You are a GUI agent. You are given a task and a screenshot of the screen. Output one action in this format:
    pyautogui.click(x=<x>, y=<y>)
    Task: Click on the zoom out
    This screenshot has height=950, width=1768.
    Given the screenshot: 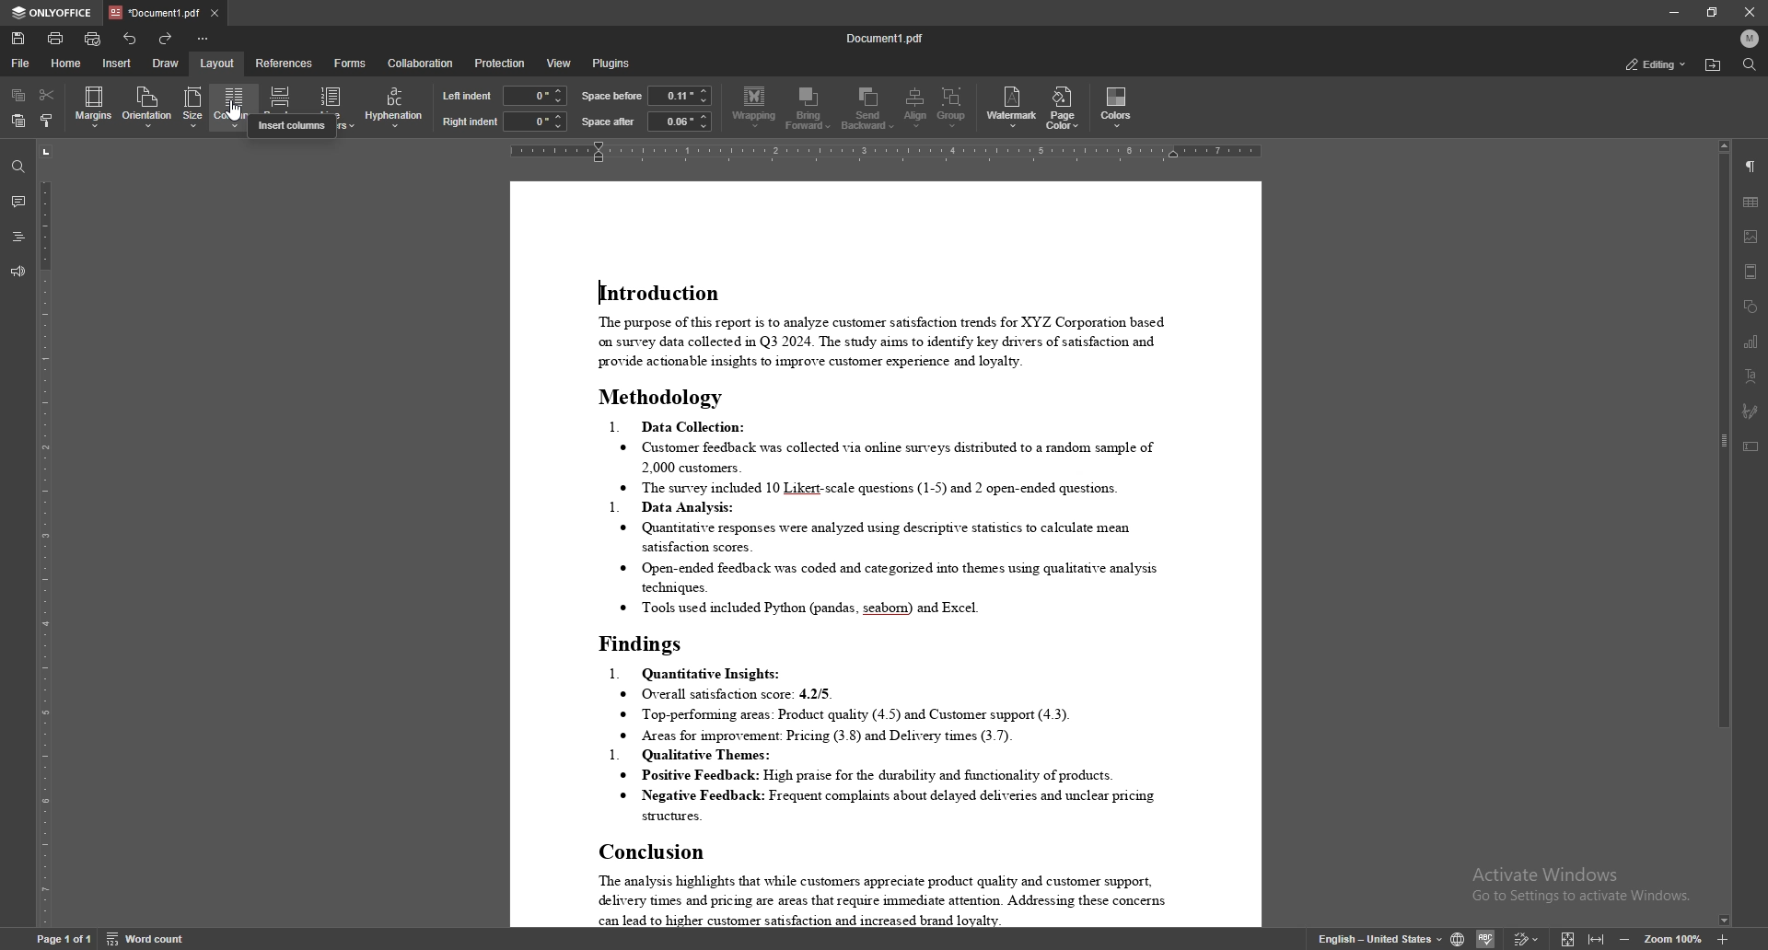 What is the action you would take?
    pyautogui.click(x=1627, y=937)
    